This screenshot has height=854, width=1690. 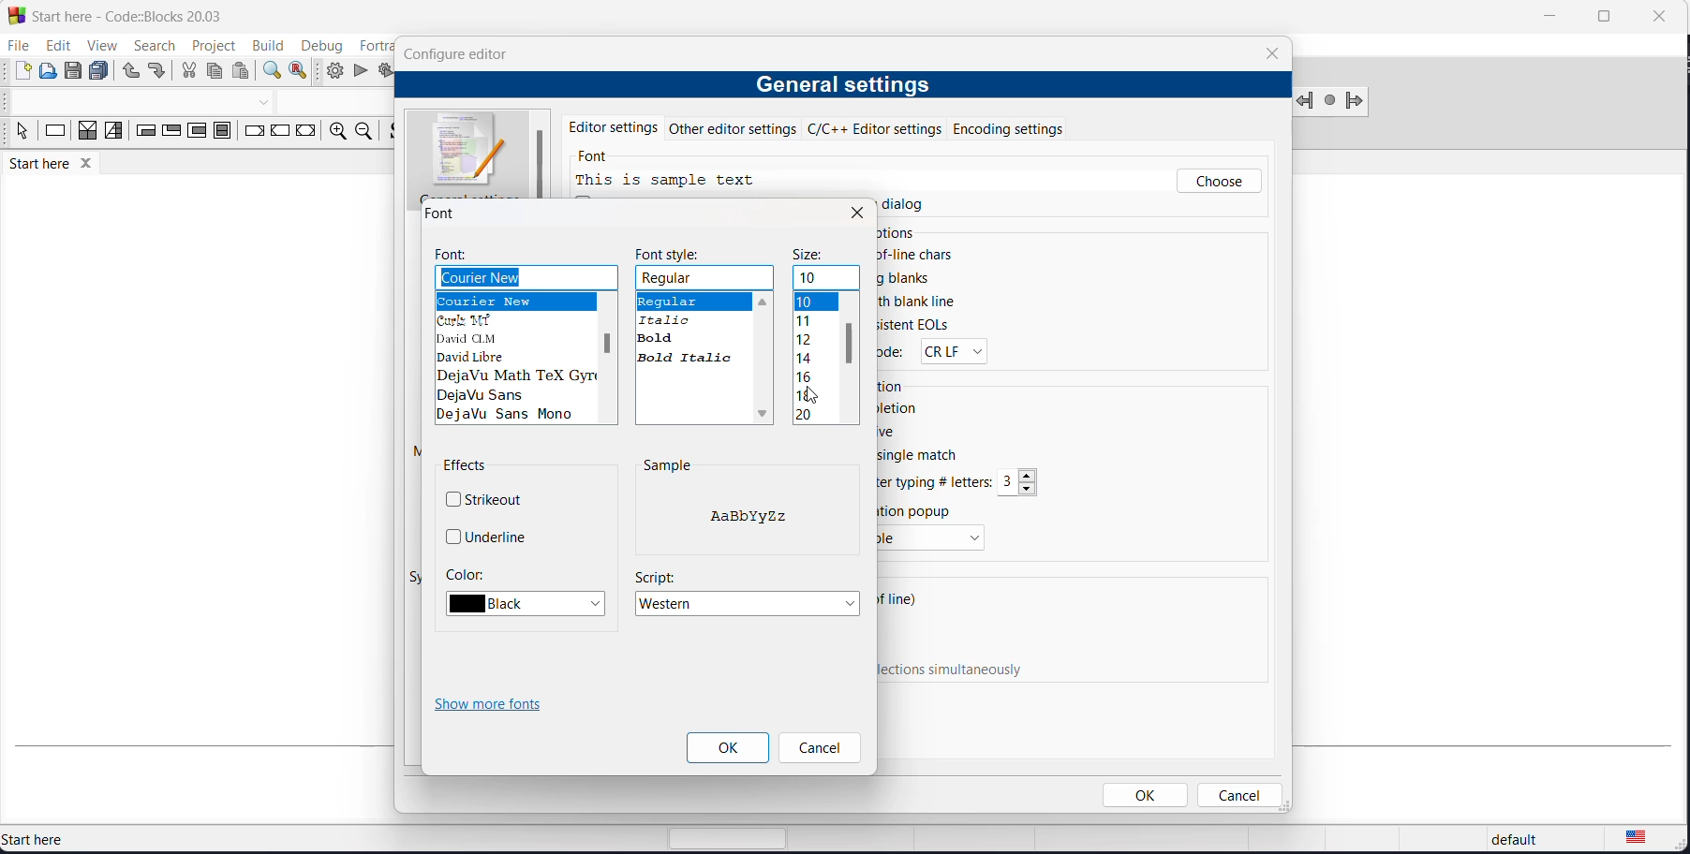 What do you see at coordinates (490, 497) in the screenshot?
I see `strikeout checkbox` at bounding box center [490, 497].